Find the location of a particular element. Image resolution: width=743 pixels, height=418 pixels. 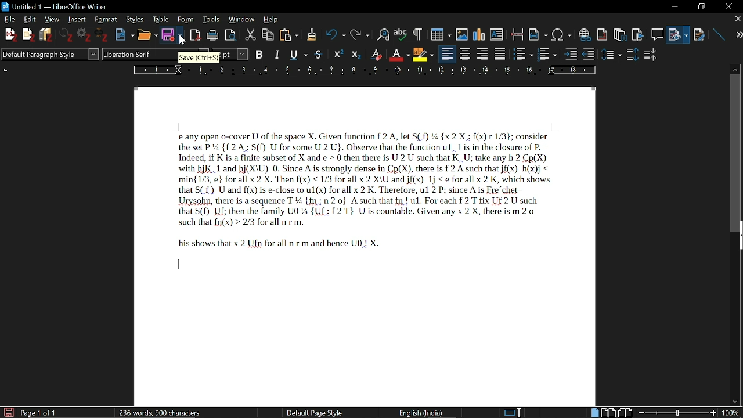

Insert footnote is located at coordinates (619, 33).